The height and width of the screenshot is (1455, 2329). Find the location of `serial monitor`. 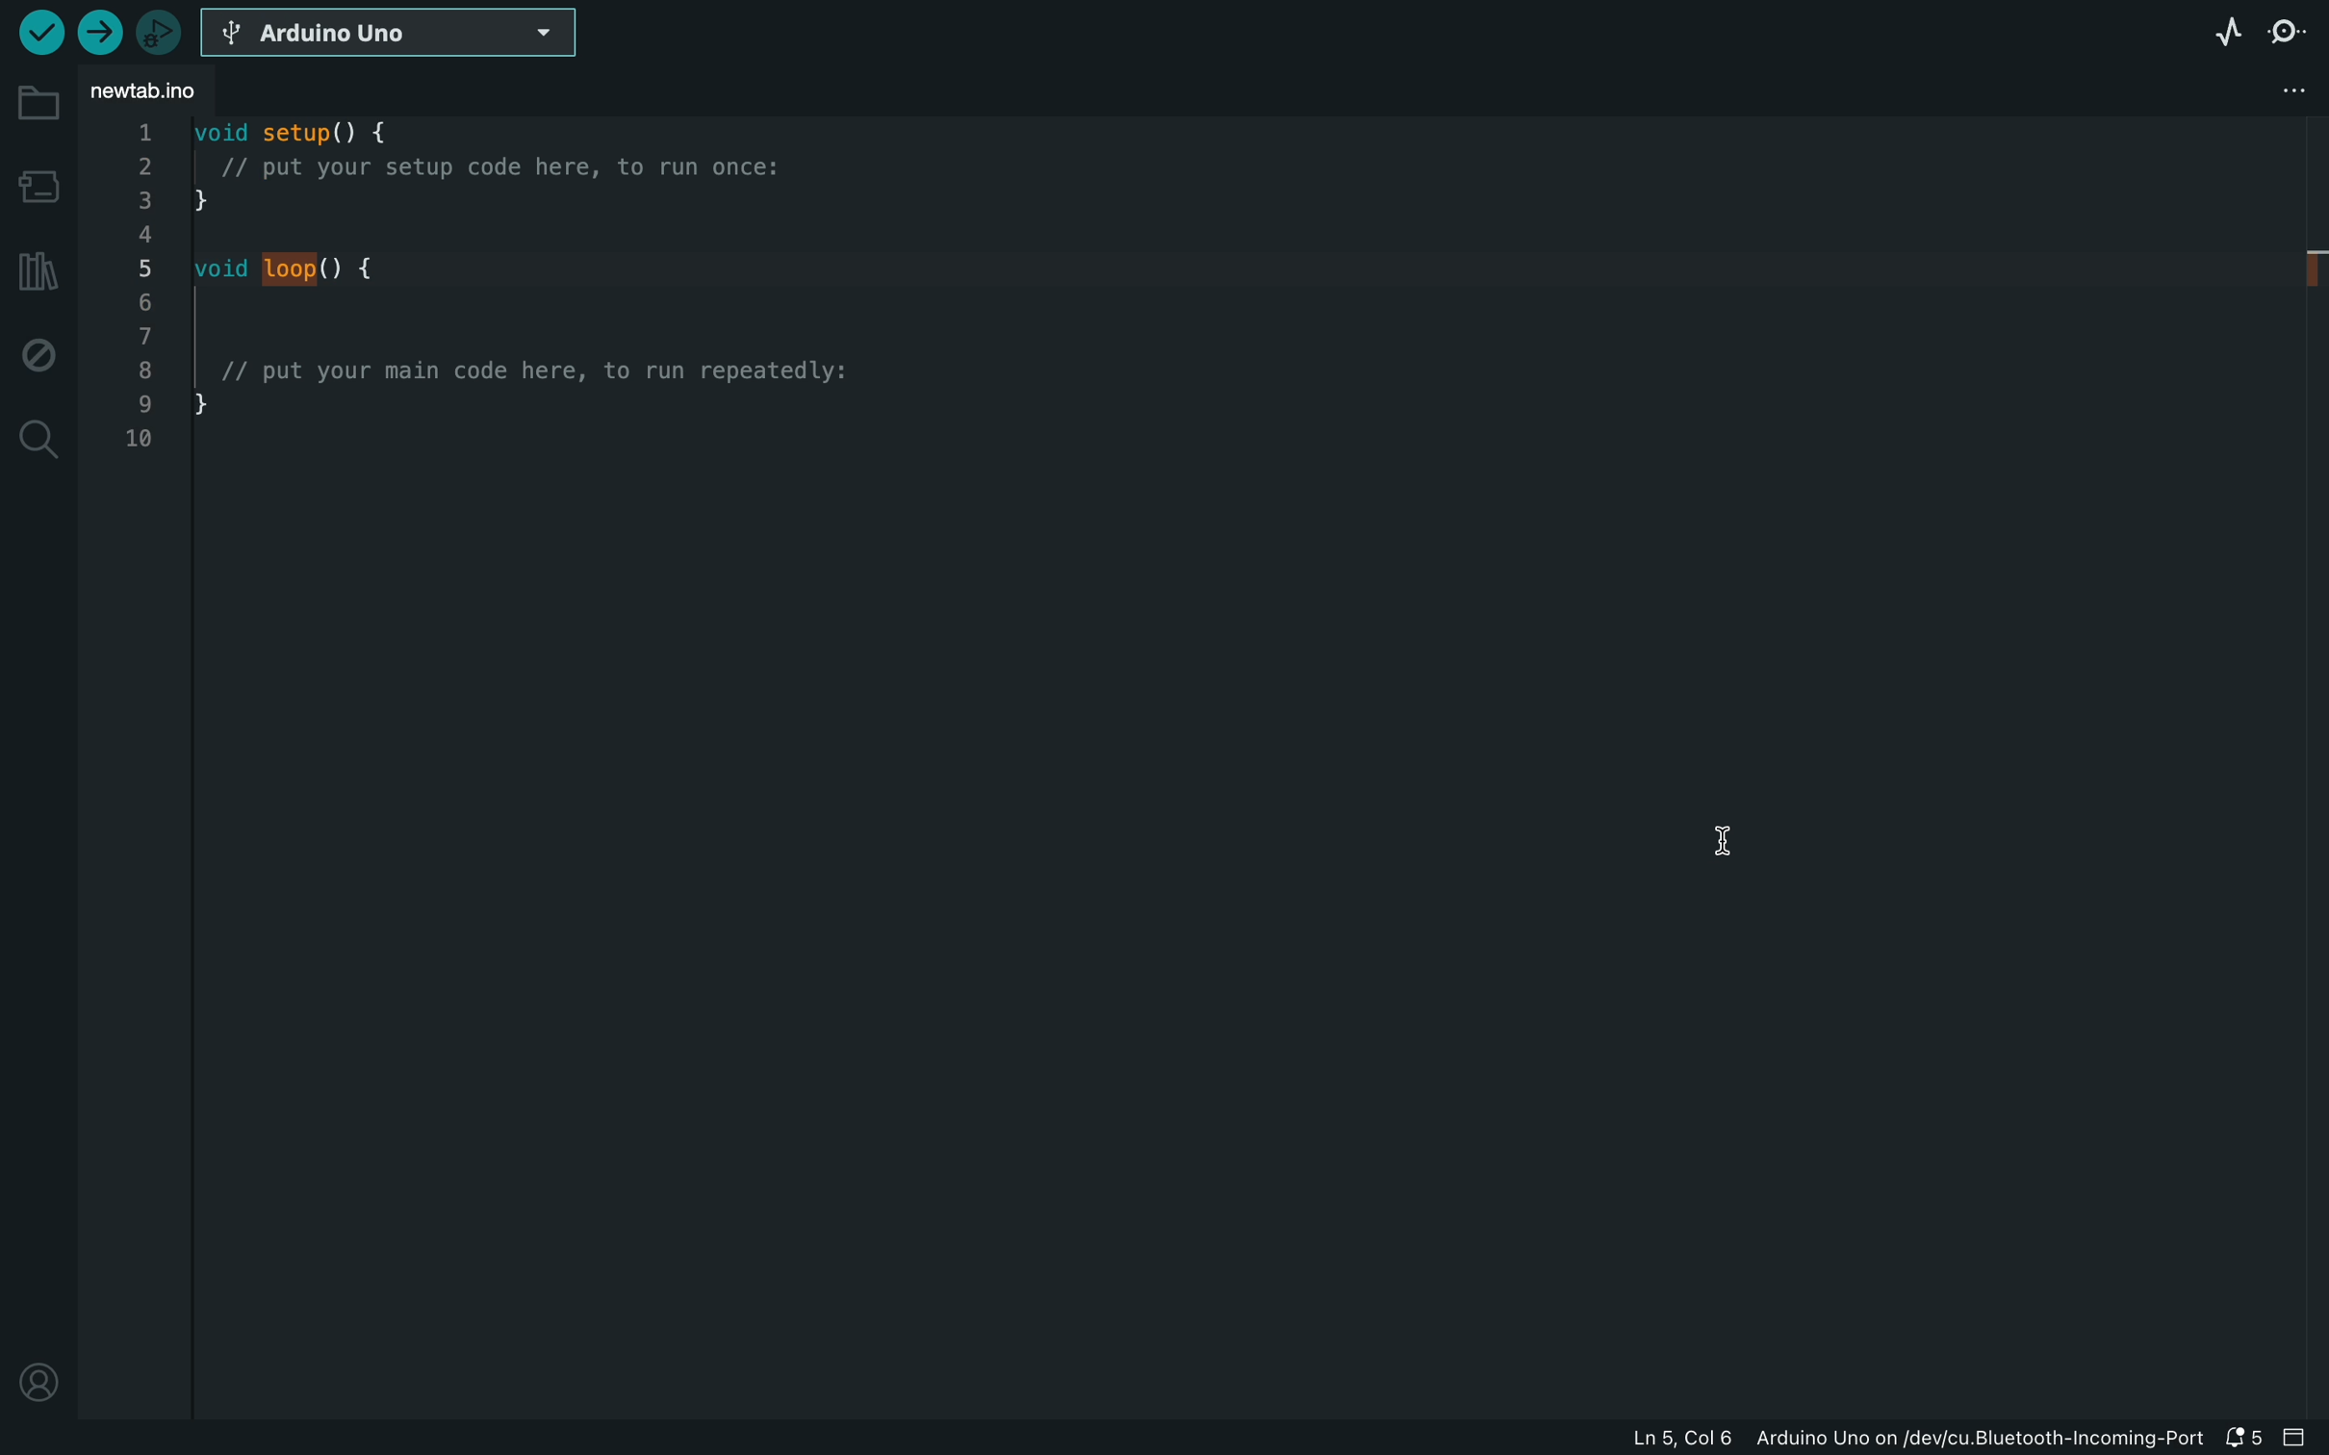

serial monitor is located at coordinates (2288, 31).